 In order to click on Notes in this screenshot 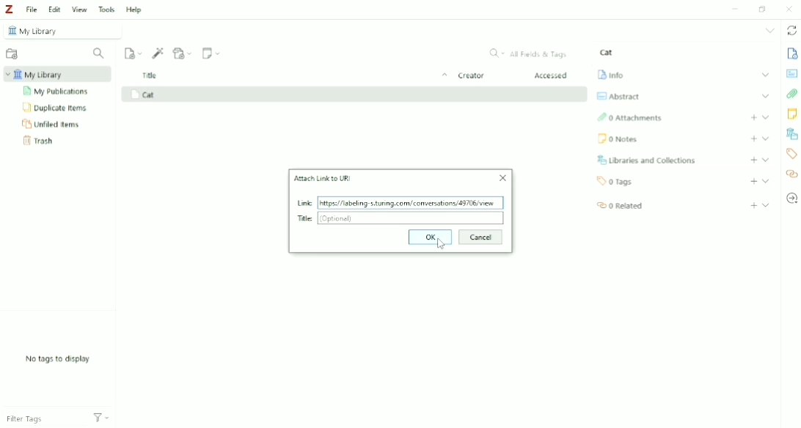, I will do `click(617, 139)`.